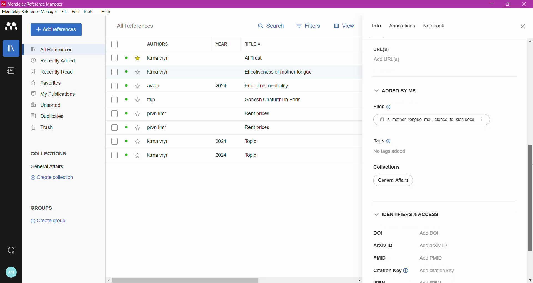 This screenshot has width=533, height=283. What do you see at coordinates (524, 4) in the screenshot?
I see `Close` at bounding box center [524, 4].